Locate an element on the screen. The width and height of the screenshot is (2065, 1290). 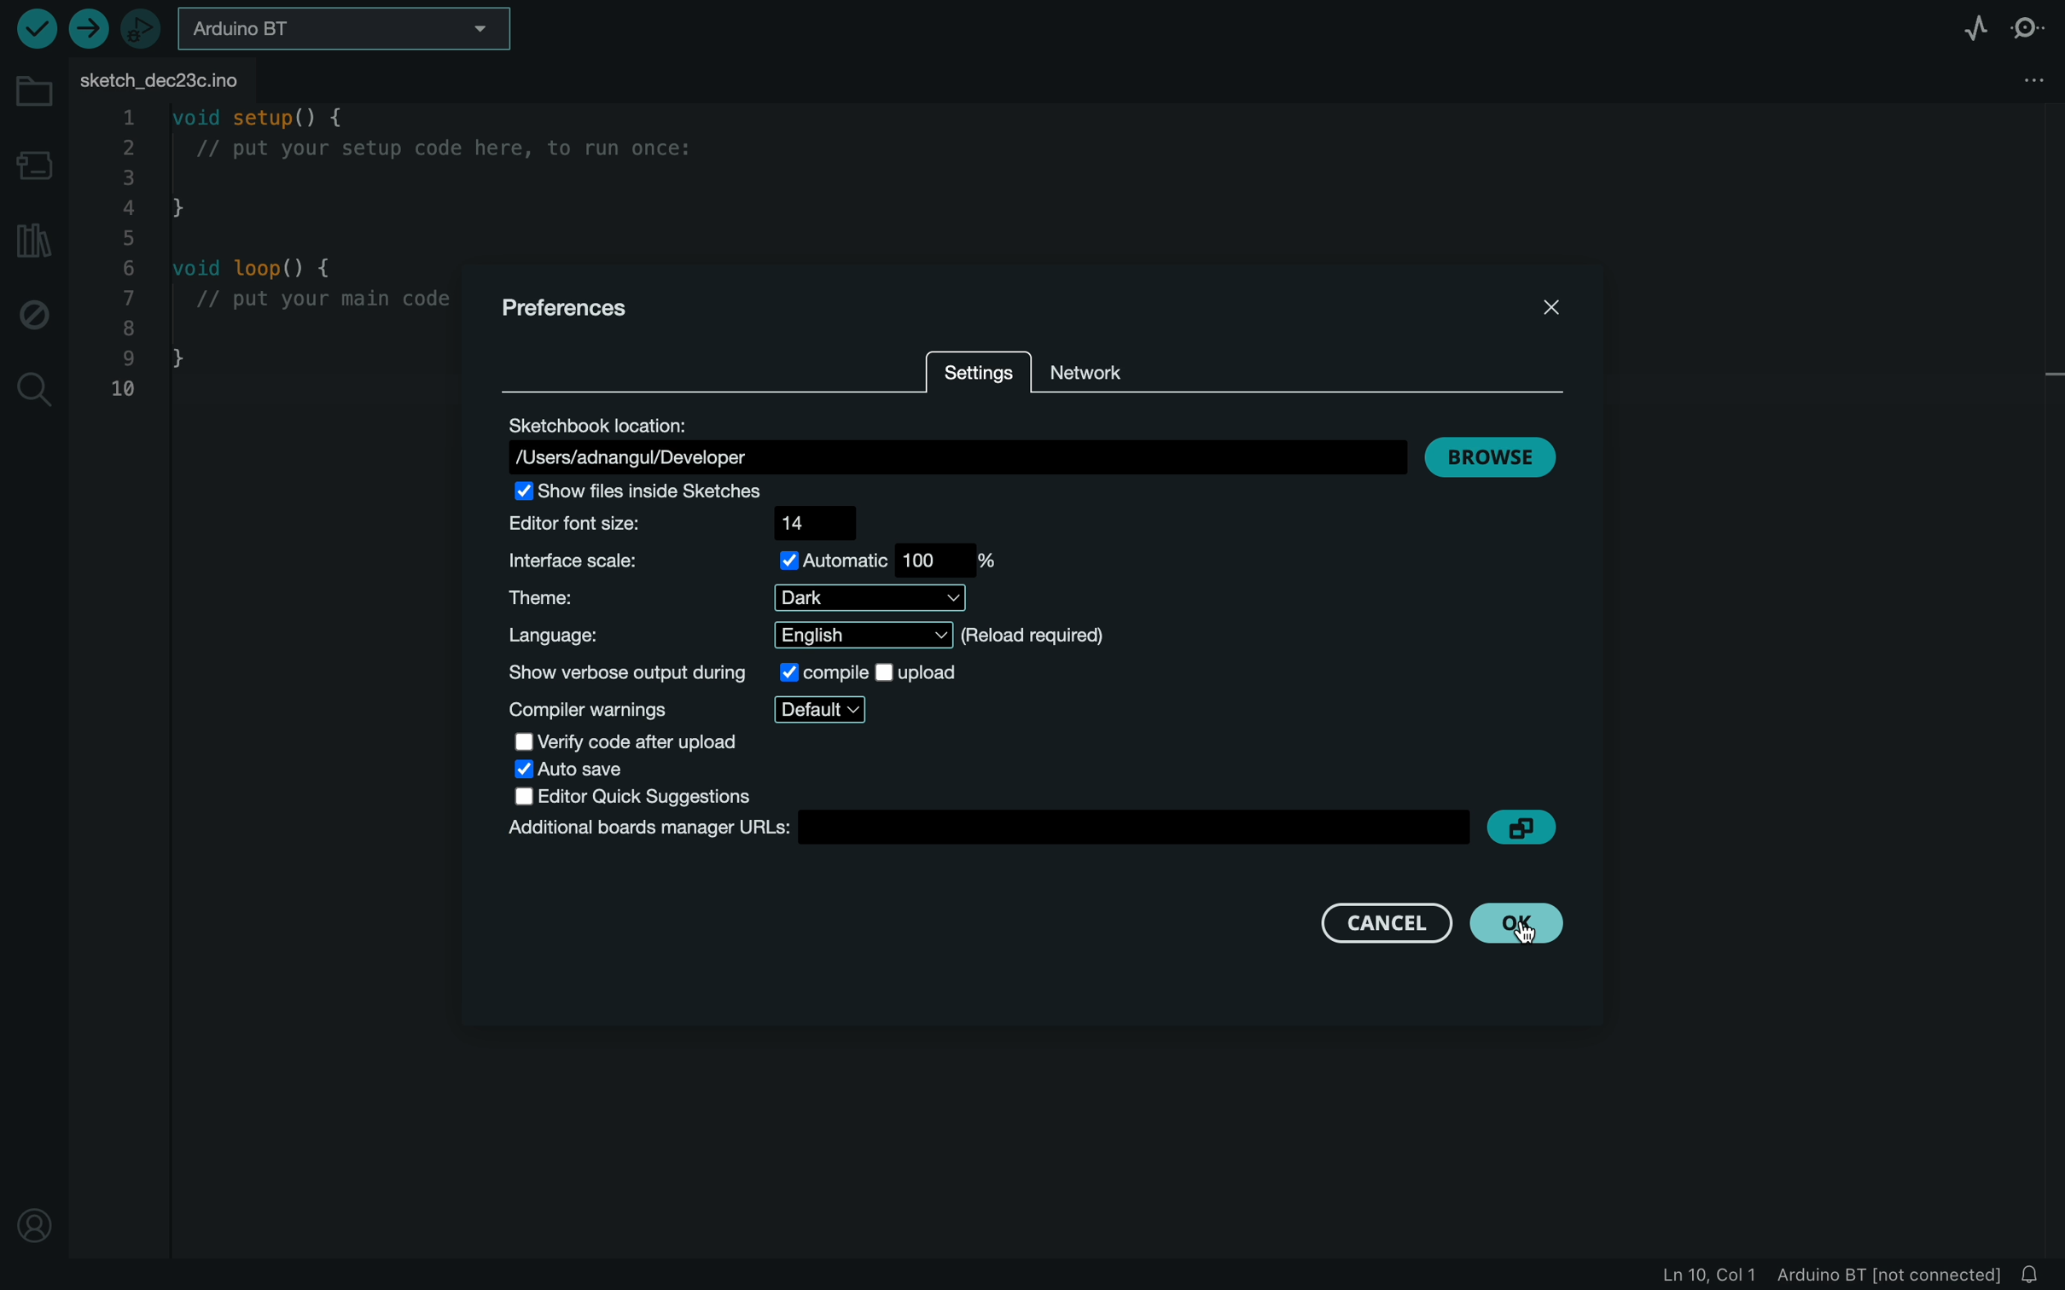
font size is located at coordinates (680, 528).